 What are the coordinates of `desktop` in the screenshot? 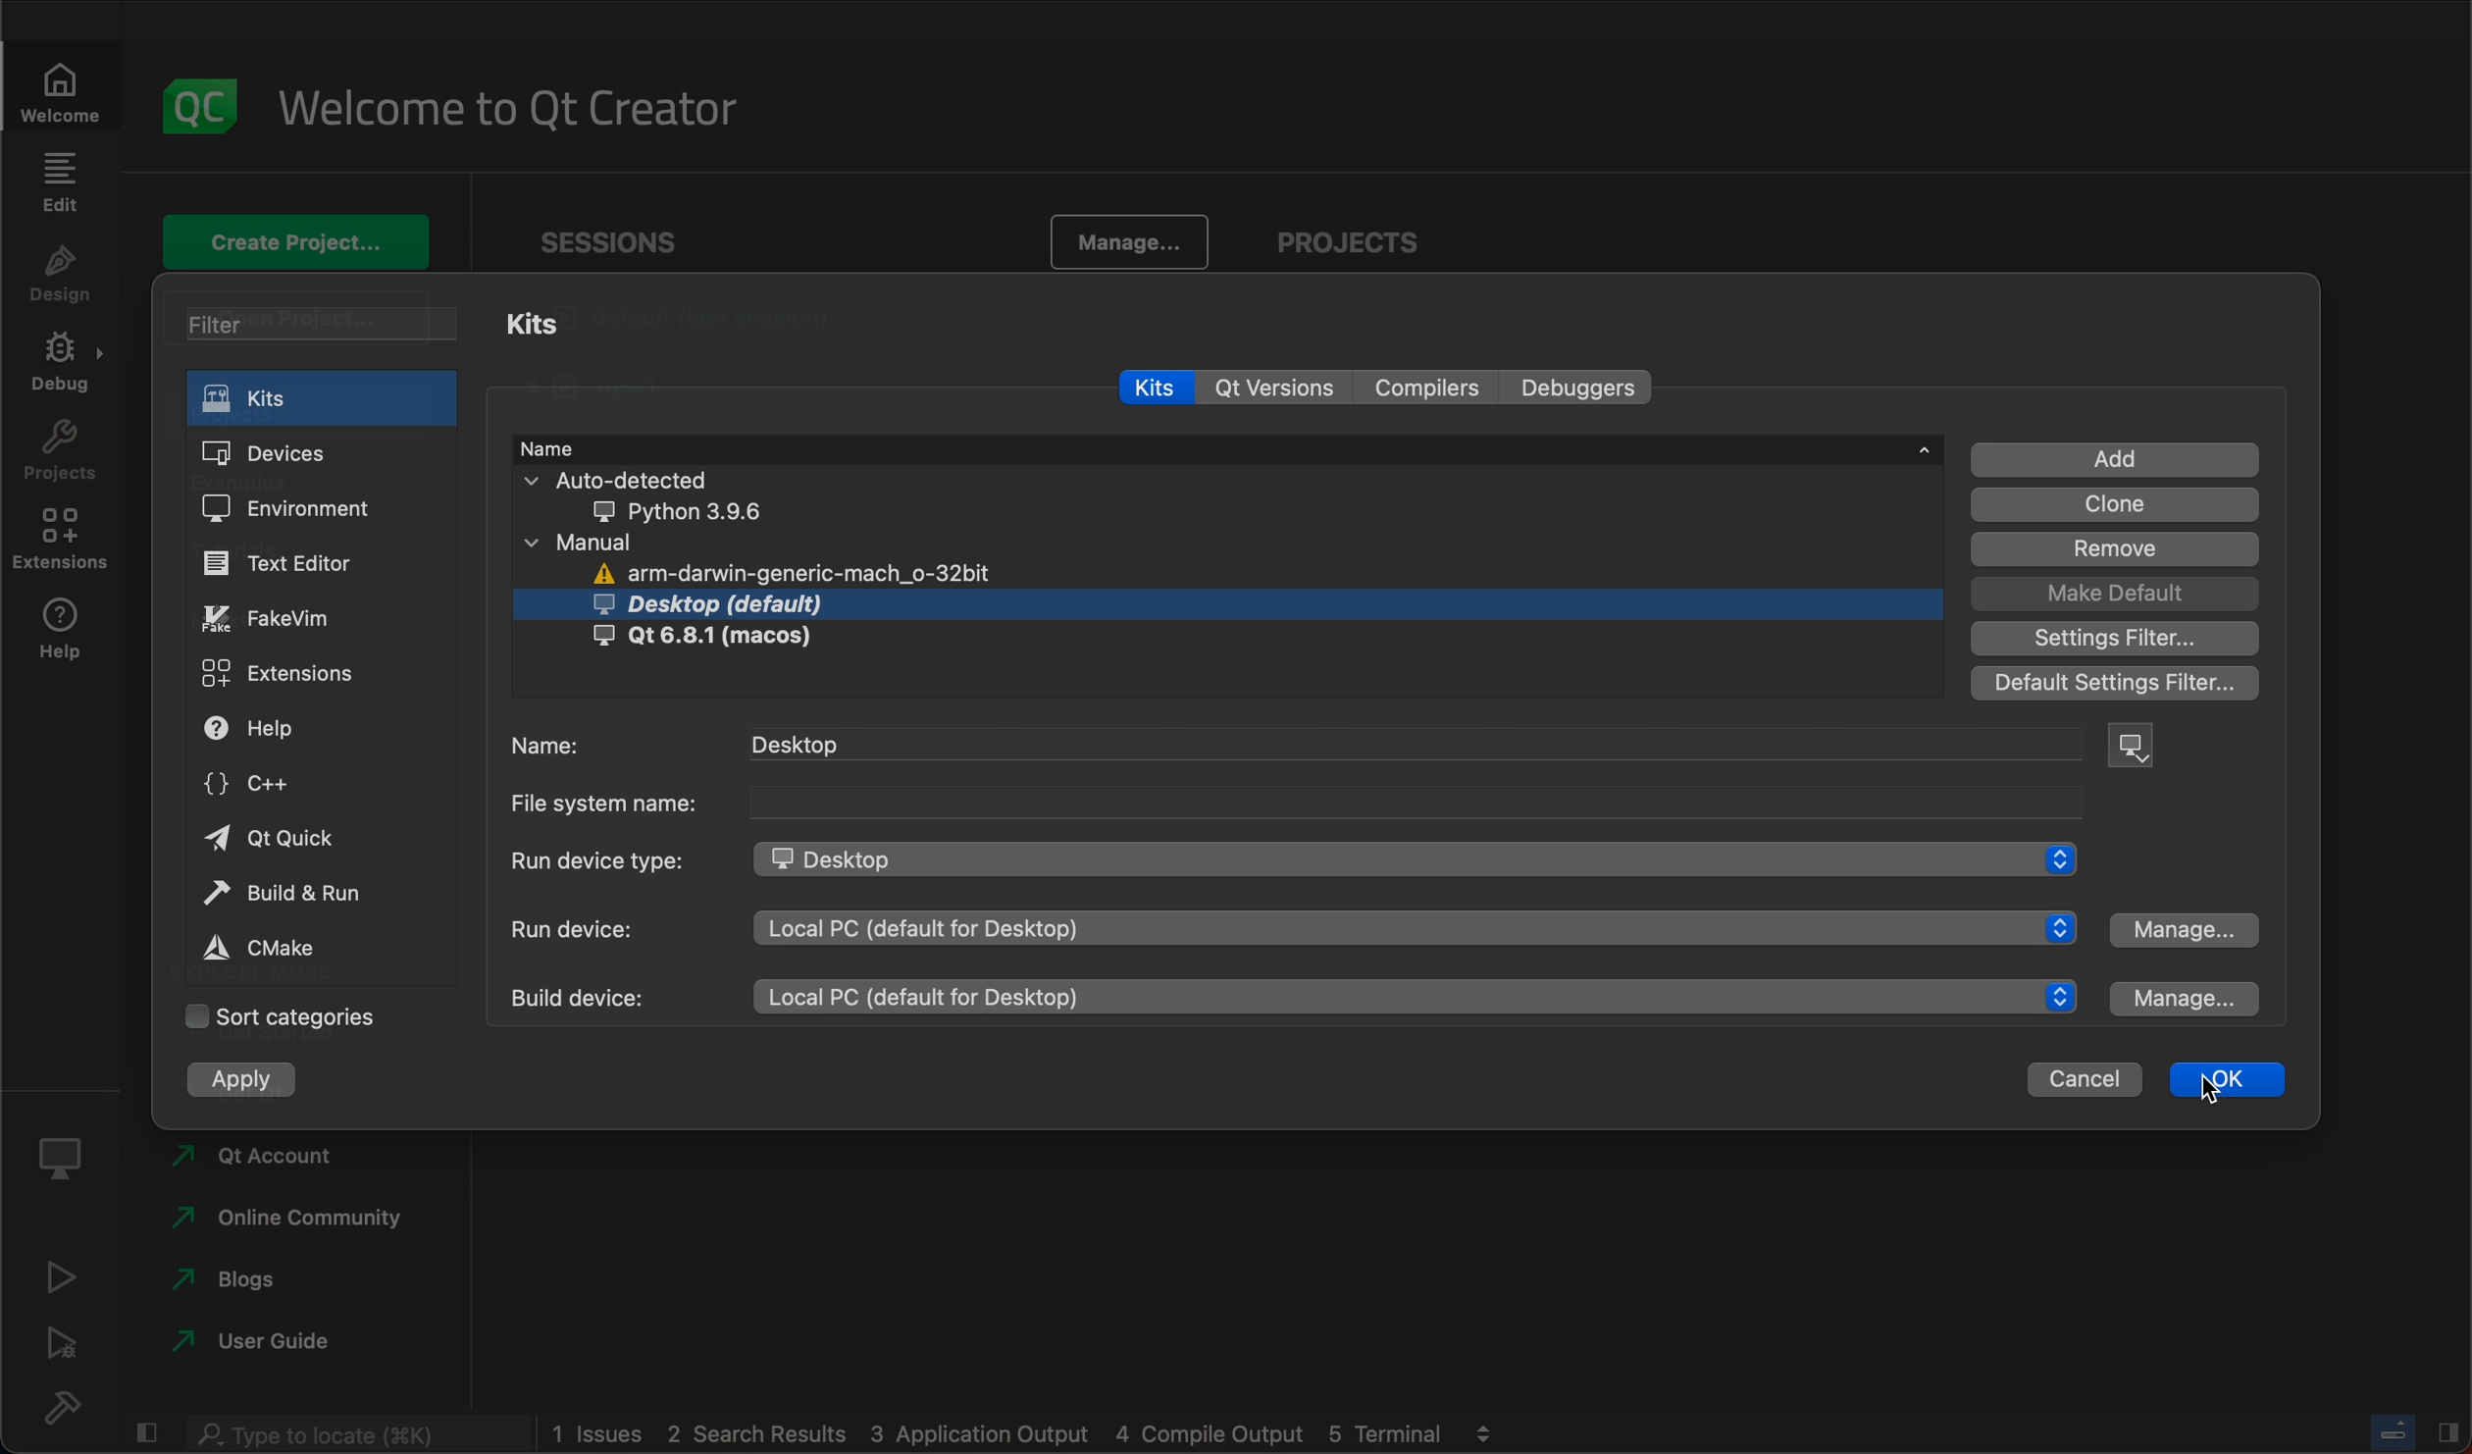 It's located at (1406, 746).